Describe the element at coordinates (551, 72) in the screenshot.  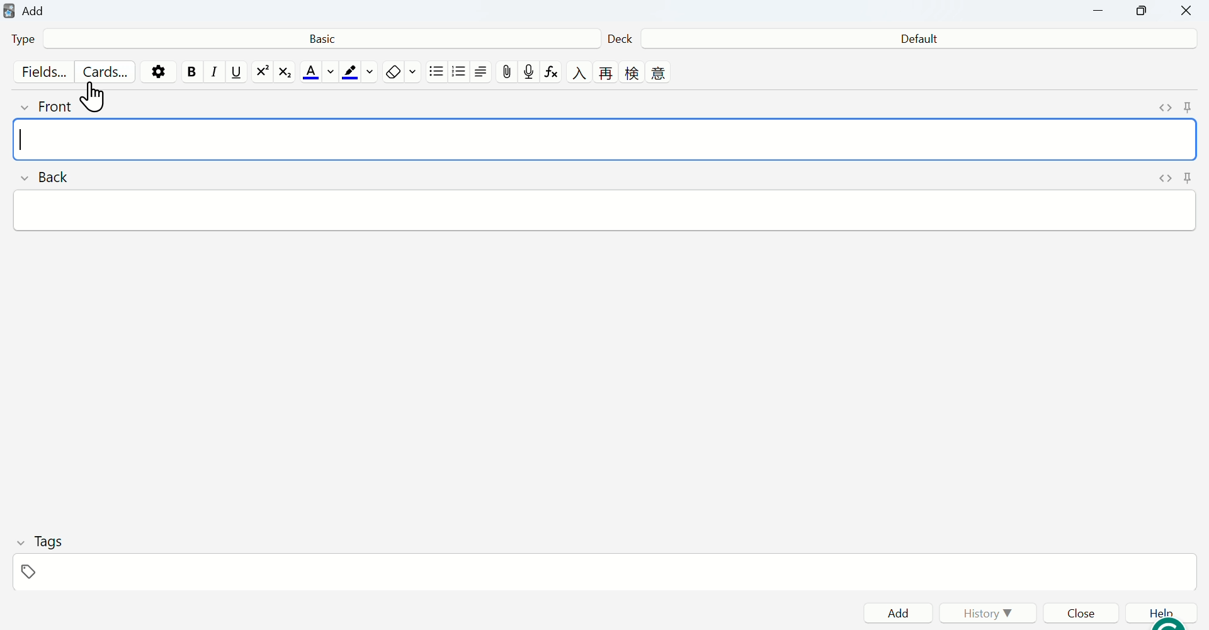
I see `equations` at that location.